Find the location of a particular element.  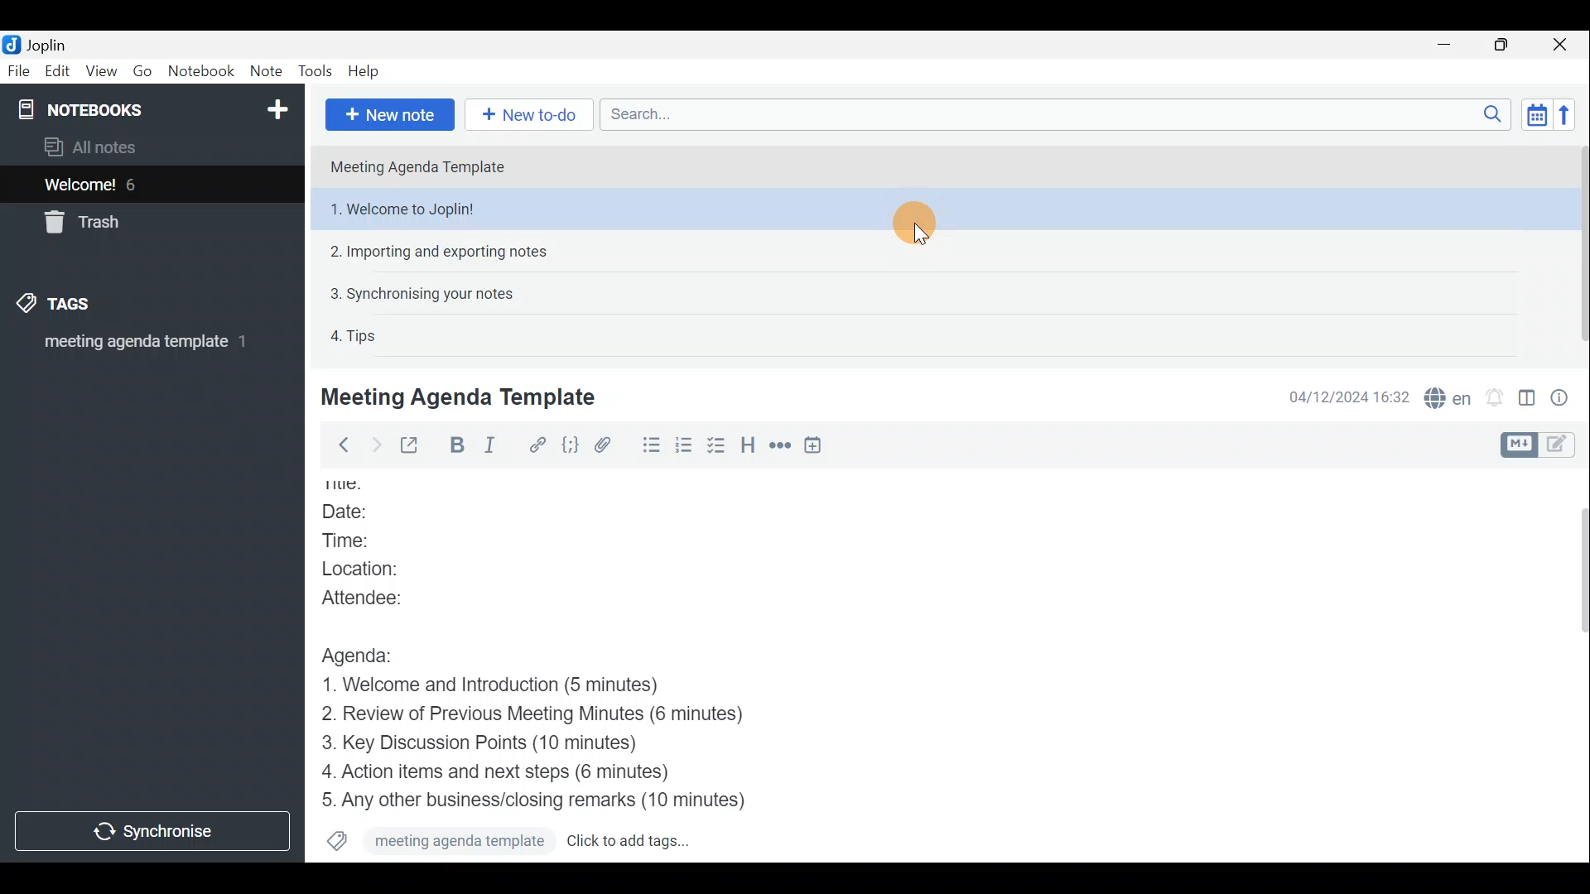

Help is located at coordinates (367, 71).